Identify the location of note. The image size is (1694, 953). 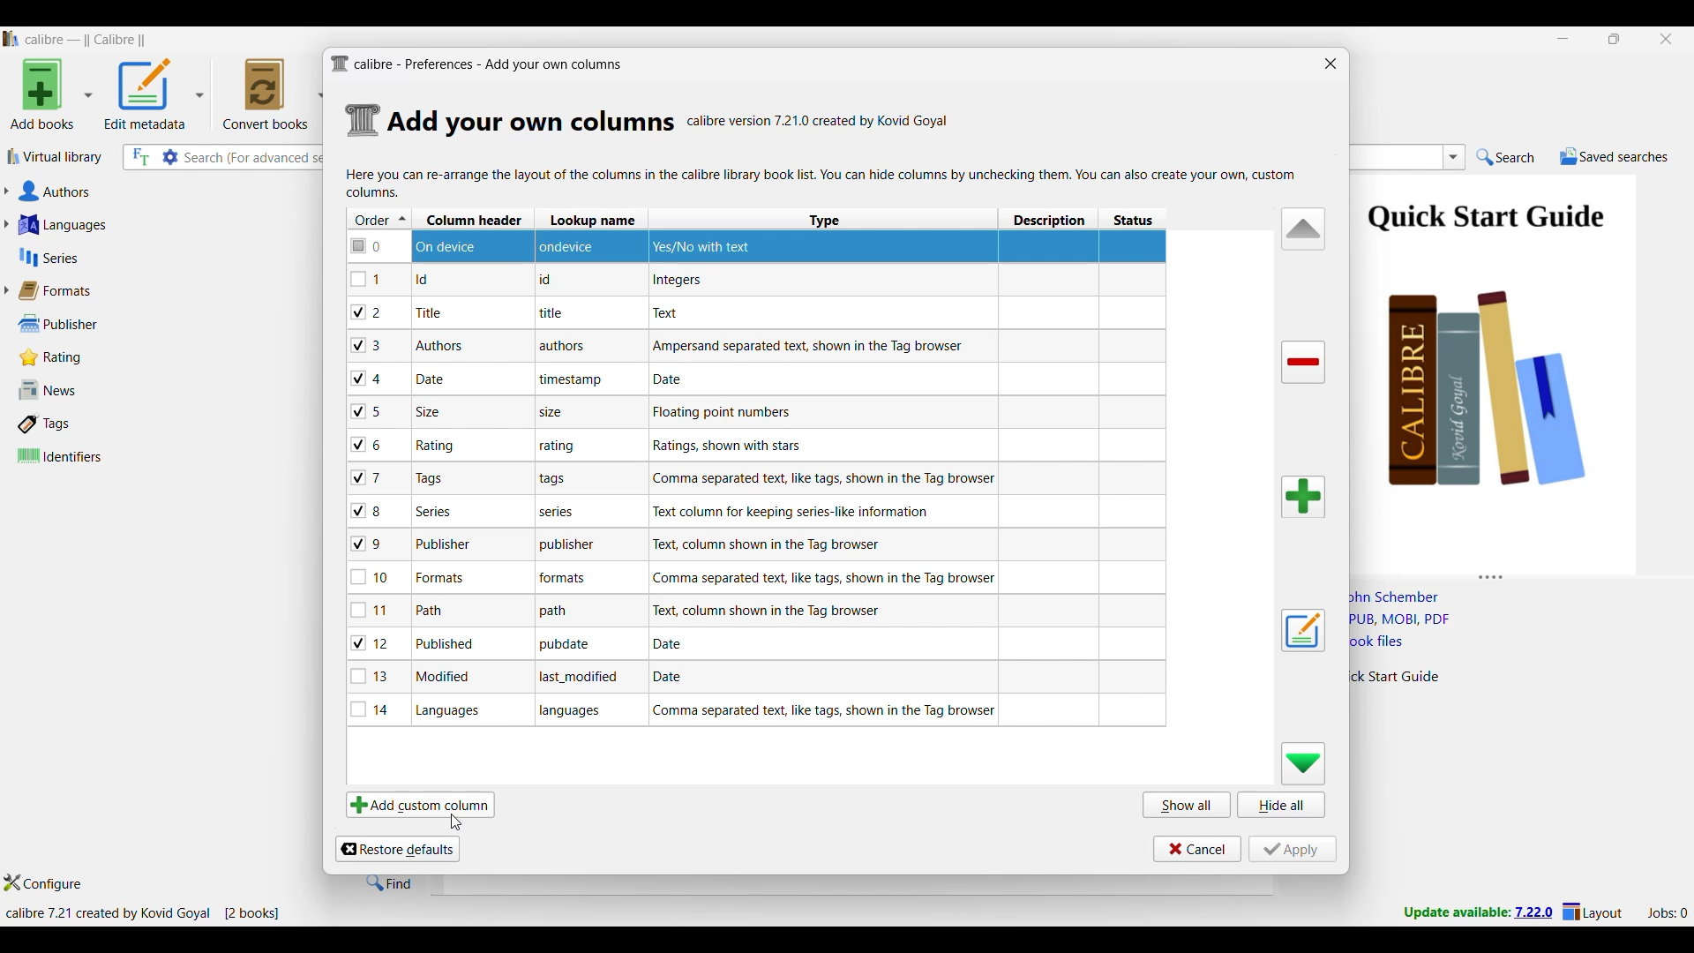
(575, 711).